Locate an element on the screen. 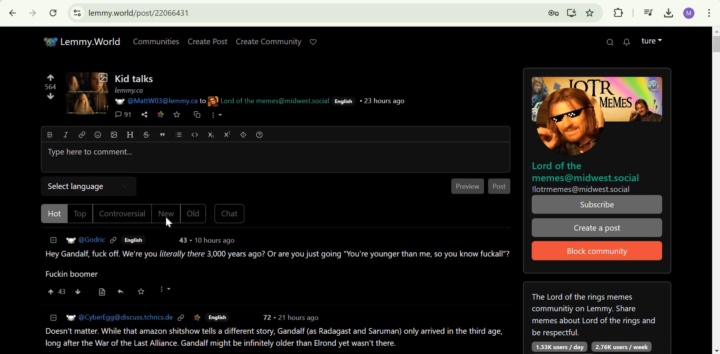  Lemmy.World is located at coordinates (82, 42).